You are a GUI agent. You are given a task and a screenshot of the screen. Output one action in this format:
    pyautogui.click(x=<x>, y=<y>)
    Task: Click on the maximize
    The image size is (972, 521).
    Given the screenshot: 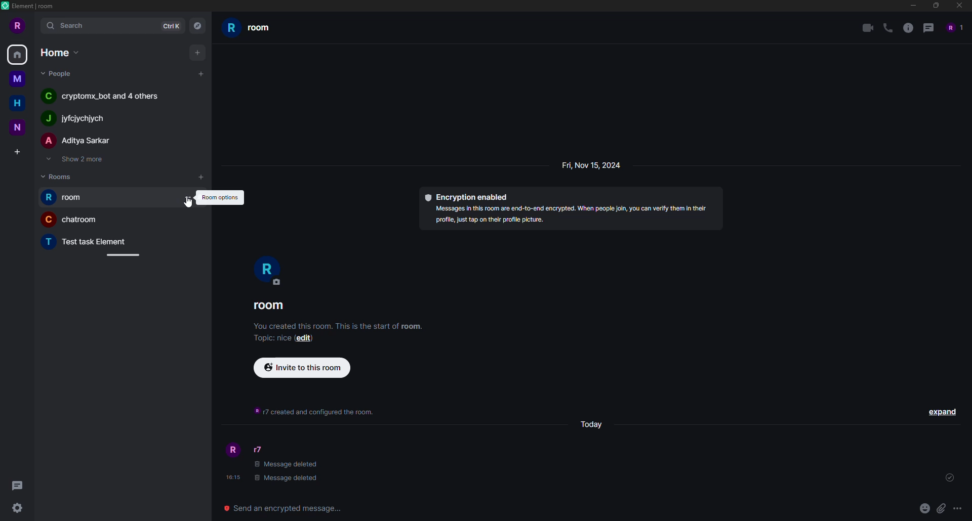 What is the action you would take?
    pyautogui.click(x=938, y=6)
    